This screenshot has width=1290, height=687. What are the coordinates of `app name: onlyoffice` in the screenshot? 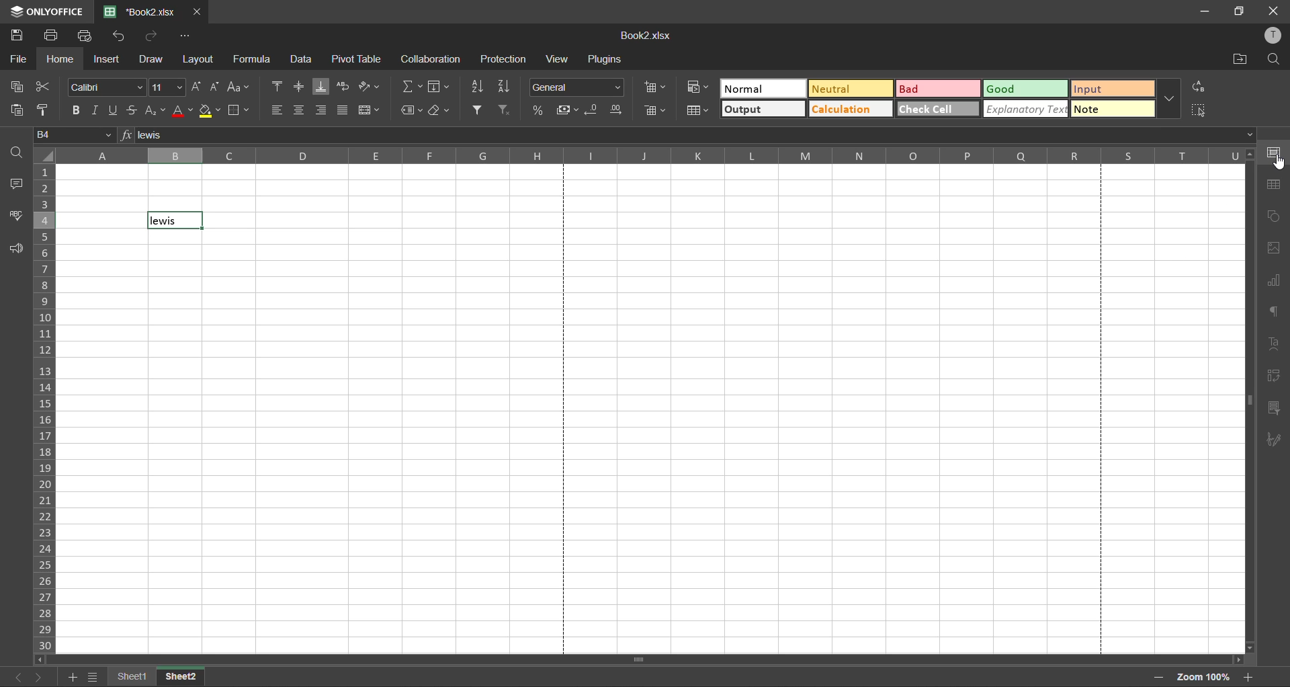 It's located at (43, 12).